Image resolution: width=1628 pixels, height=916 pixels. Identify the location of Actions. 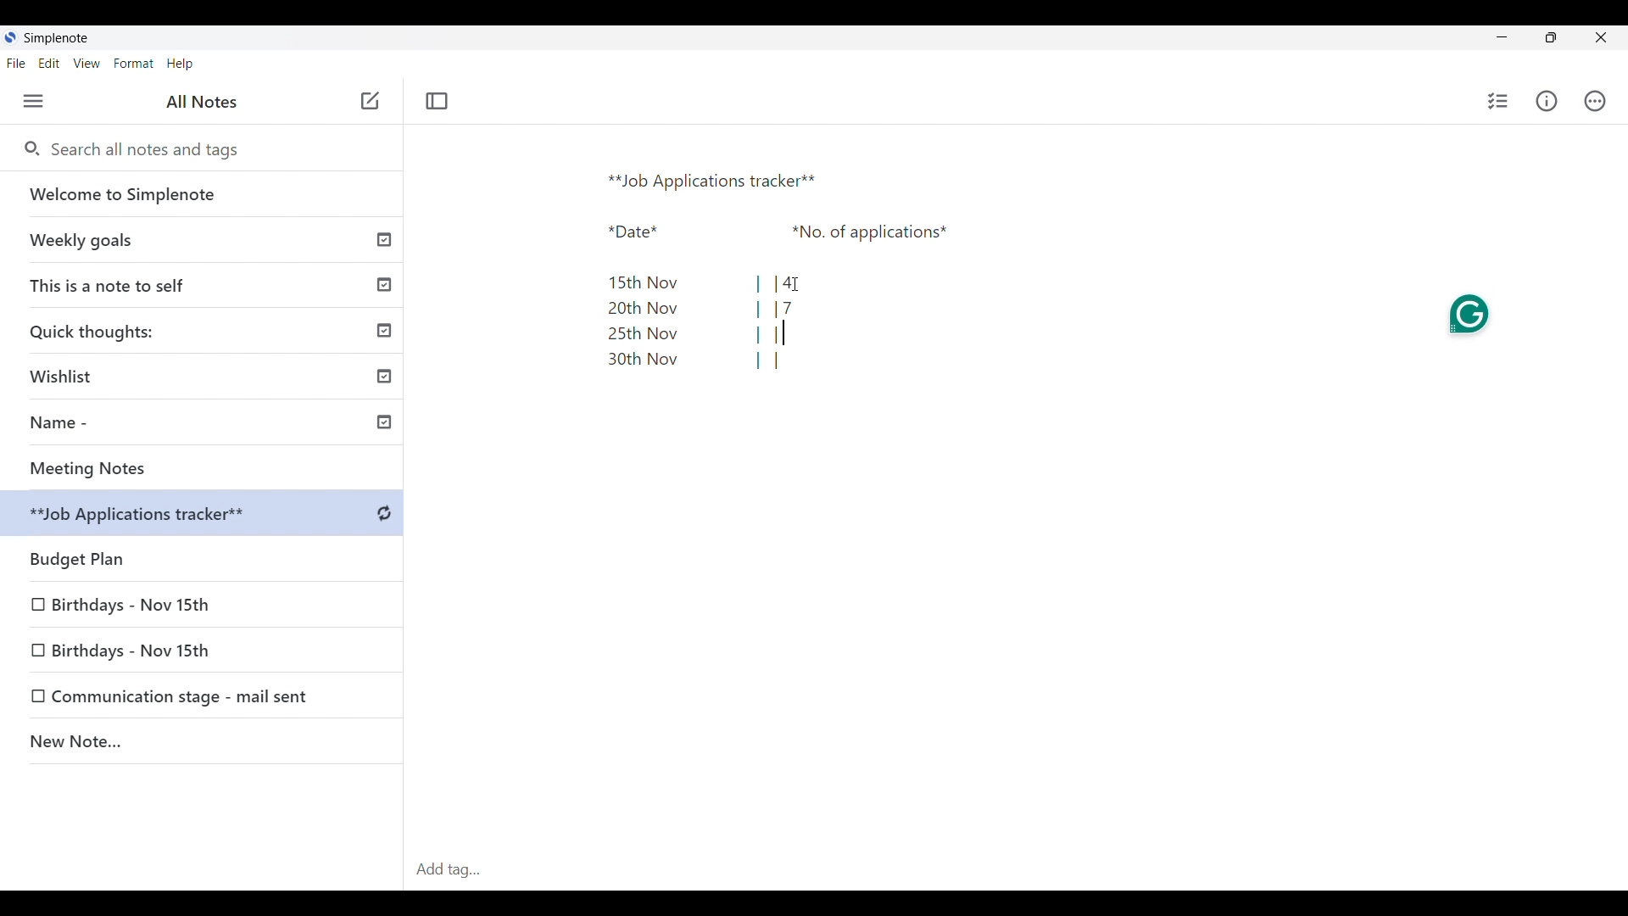
(1595, 101).